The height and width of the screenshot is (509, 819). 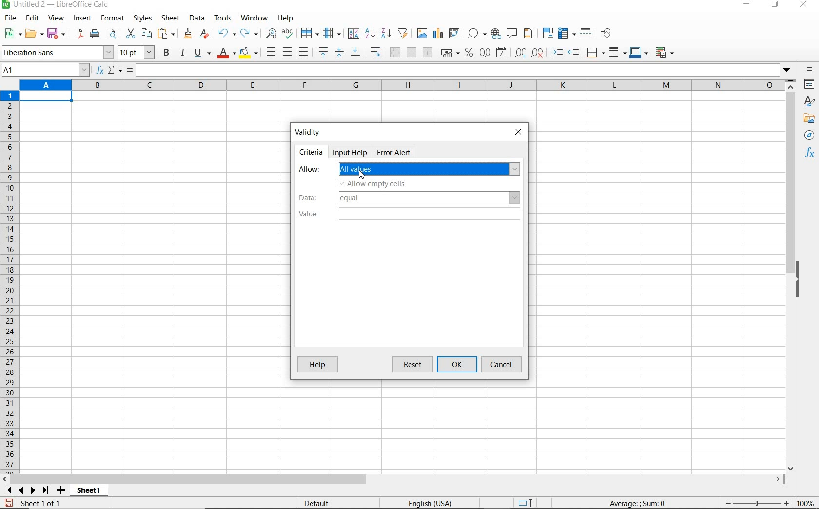 What do you see at coordinates (289, 34) in the screenshot?
I see `spelling` at bounding box center [289, 34].